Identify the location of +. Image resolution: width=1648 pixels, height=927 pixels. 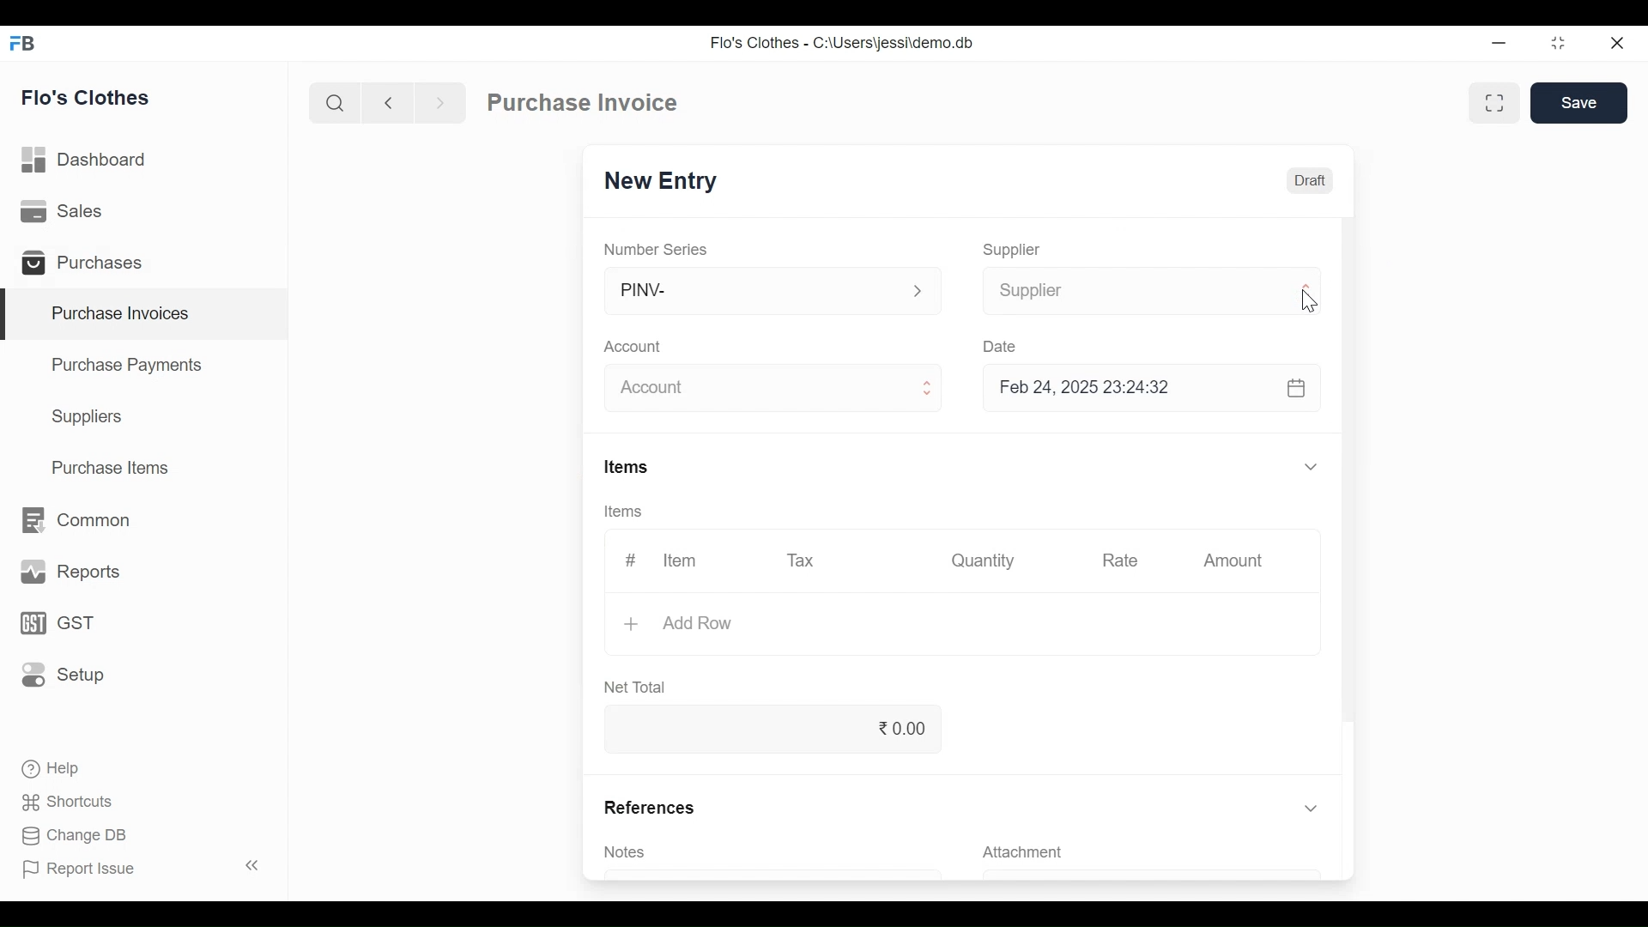
(634, 624).